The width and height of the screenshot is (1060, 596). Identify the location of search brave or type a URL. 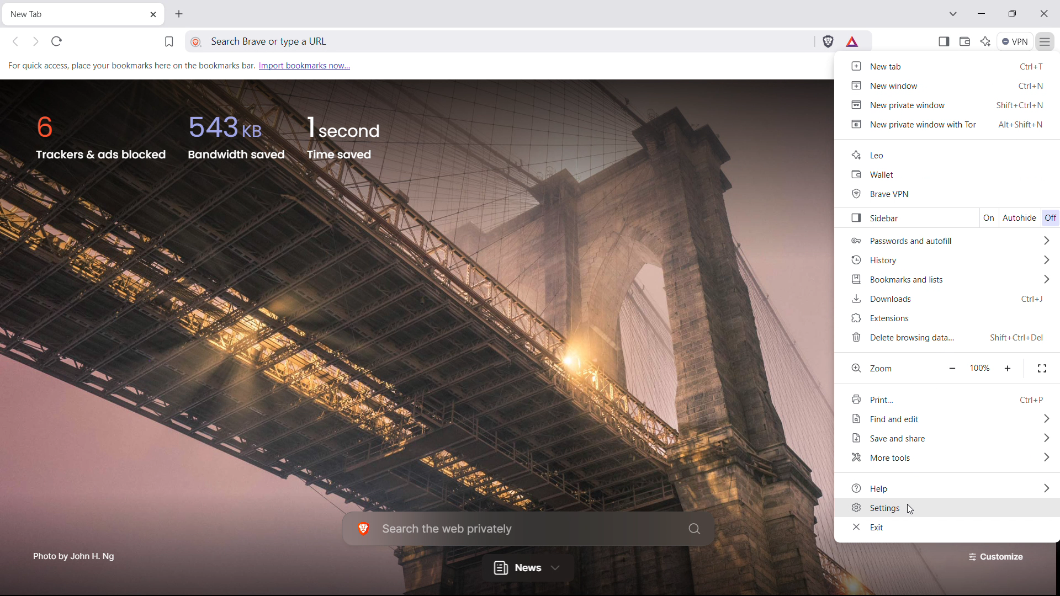
(510, 40).